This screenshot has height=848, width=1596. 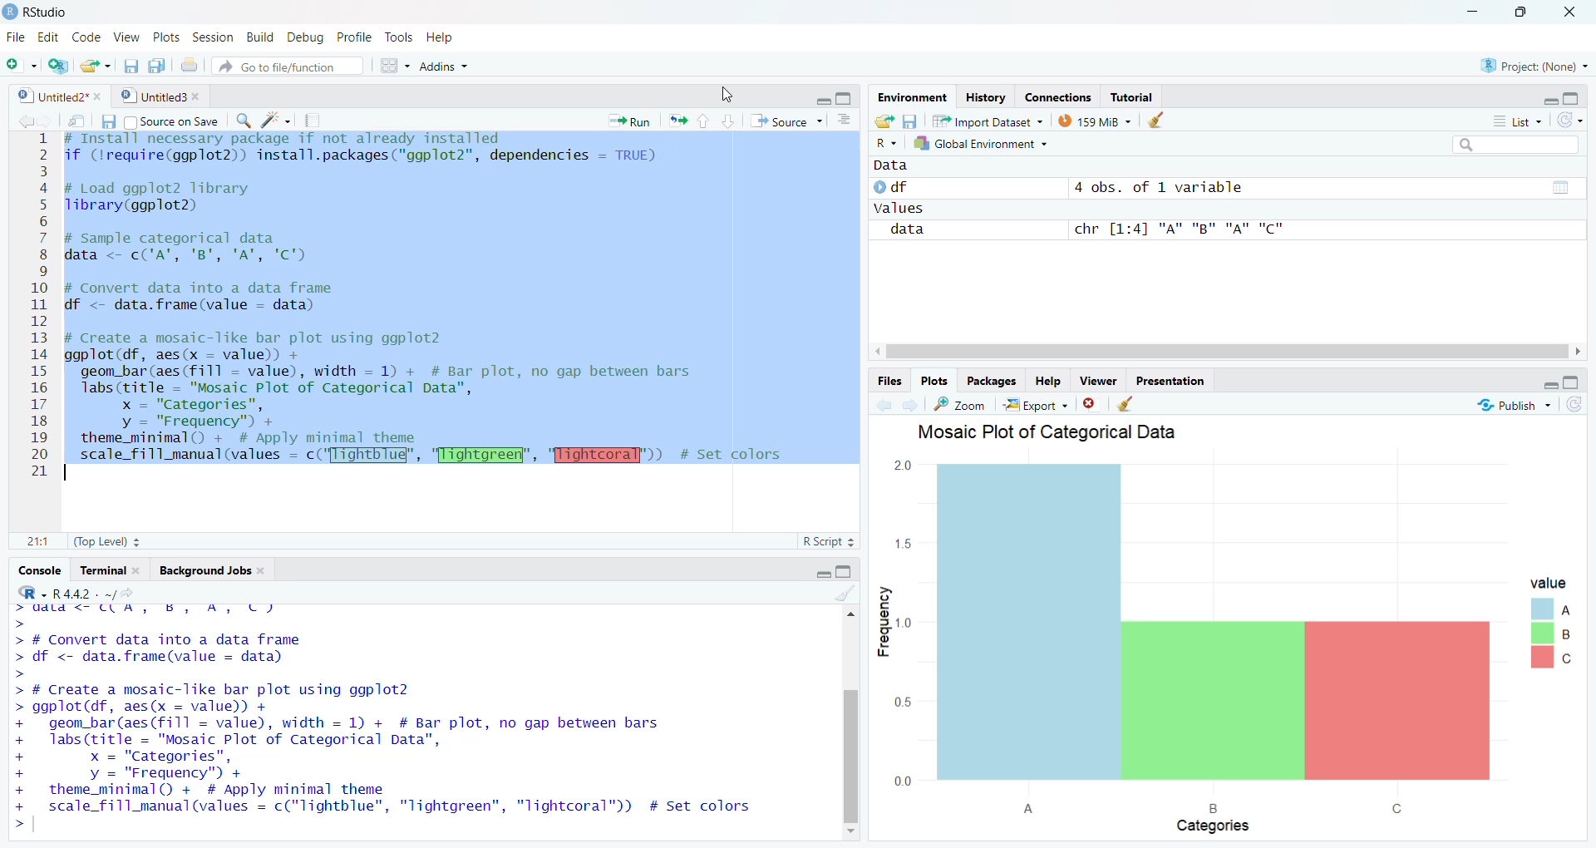 What do you see at coordinates (207, 297) in the screenshot?
I see `# Convert data into a data frame
df <- data.frame(value = data)` at bounding box center [207, 297].